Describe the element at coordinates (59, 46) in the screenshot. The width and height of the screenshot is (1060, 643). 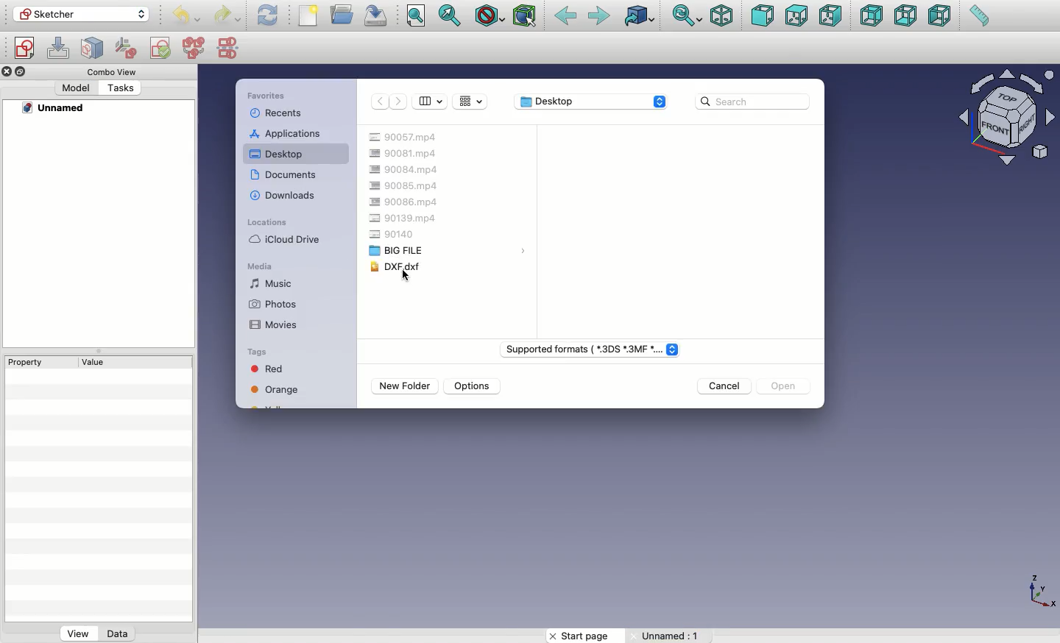
I see `Edit sketch` at that location.